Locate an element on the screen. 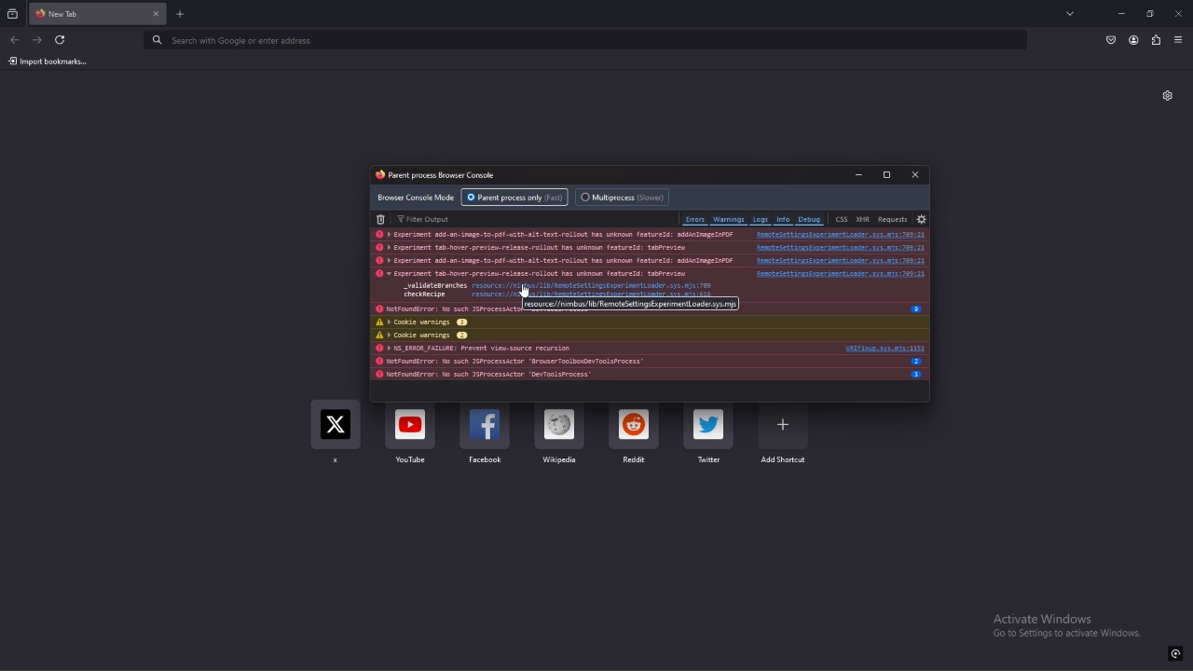 The image size is (1193, 671). info is located at coordinates (915, 374).